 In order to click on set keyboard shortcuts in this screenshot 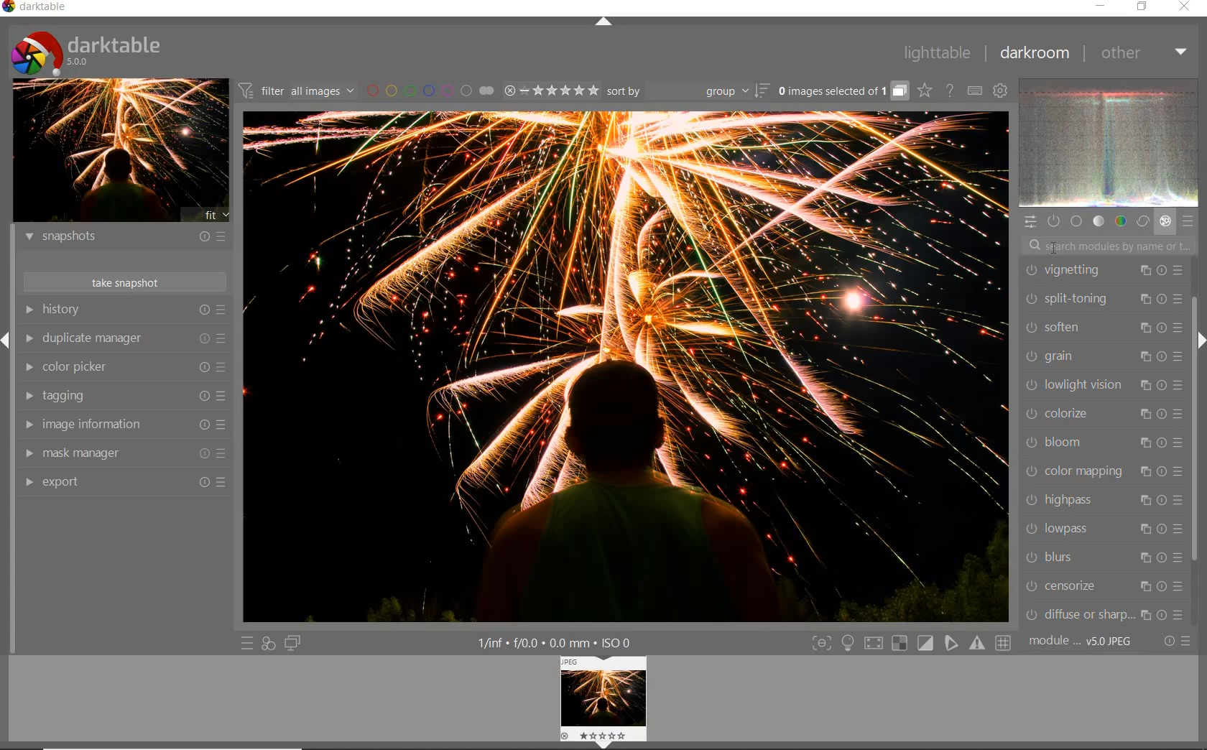, I will do `click(974, 91)`.